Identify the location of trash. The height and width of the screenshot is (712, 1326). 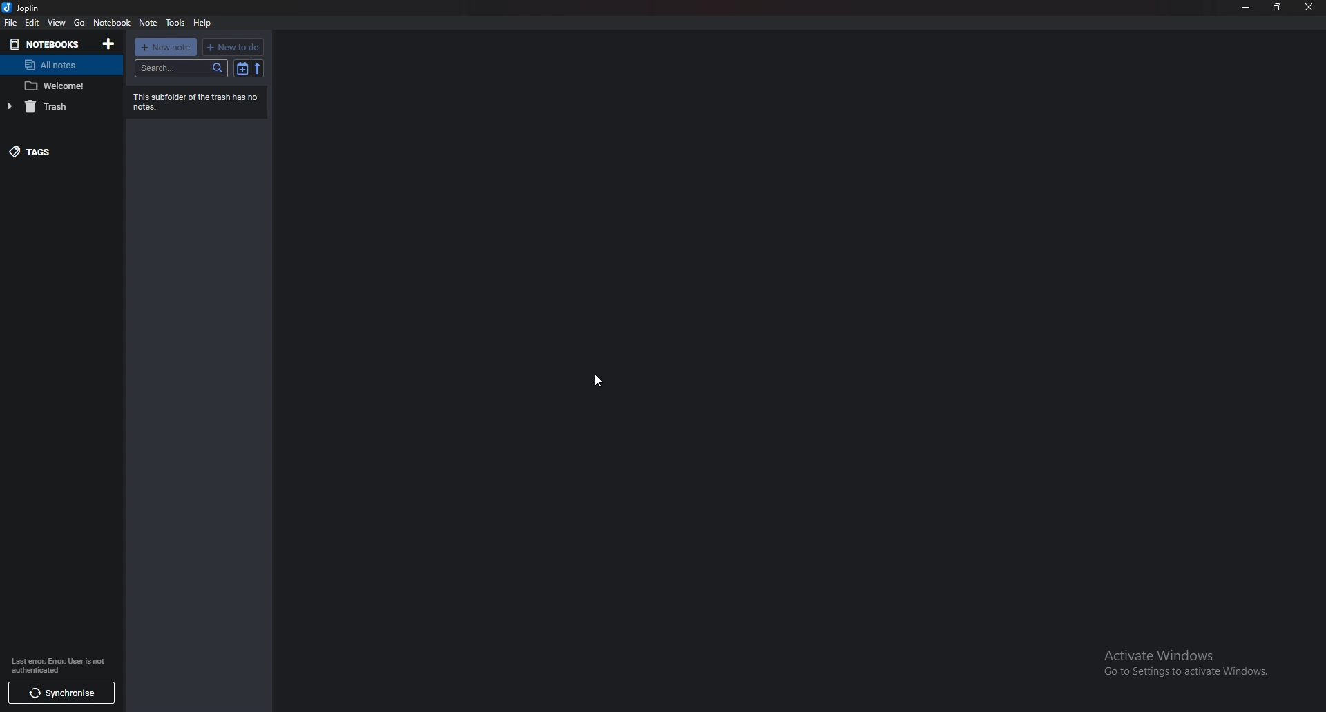
(53, 106).